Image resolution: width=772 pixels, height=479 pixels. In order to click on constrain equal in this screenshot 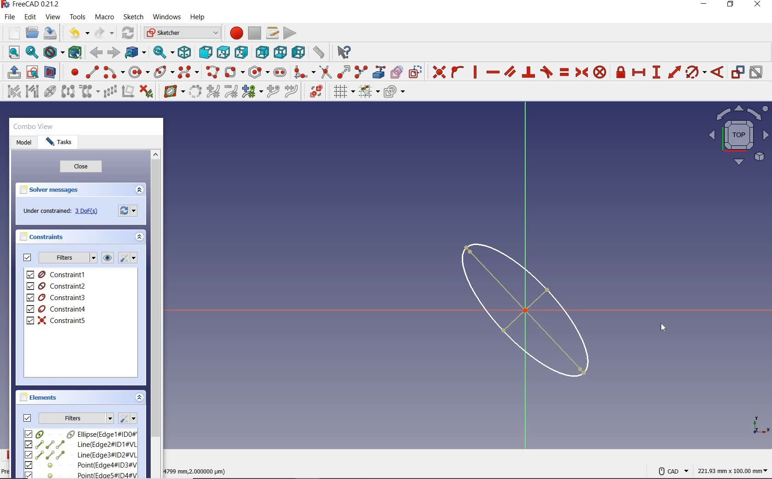, I will do `click(565, 72)`.